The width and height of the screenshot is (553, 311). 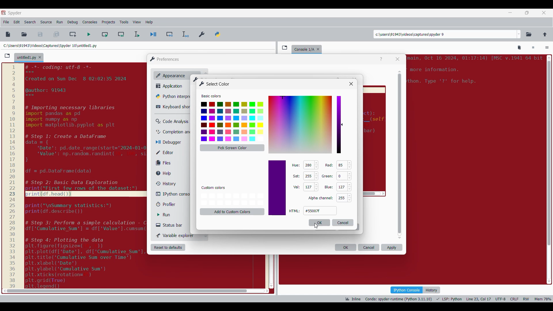 What do you see at coordinates (41, 34) in the screenshot?
I see `Save file` at bounding box center [41, 34].